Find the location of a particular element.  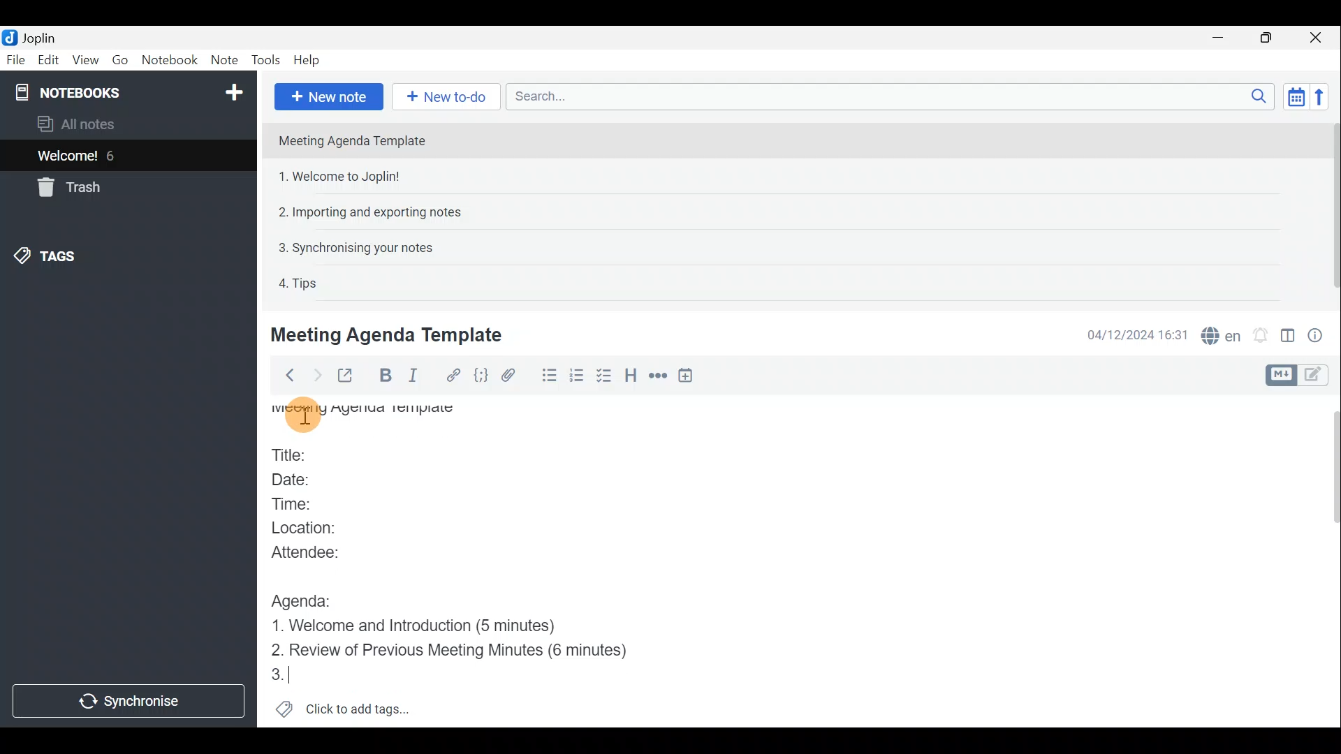

Minimise is located at coordinates (1220, 37).